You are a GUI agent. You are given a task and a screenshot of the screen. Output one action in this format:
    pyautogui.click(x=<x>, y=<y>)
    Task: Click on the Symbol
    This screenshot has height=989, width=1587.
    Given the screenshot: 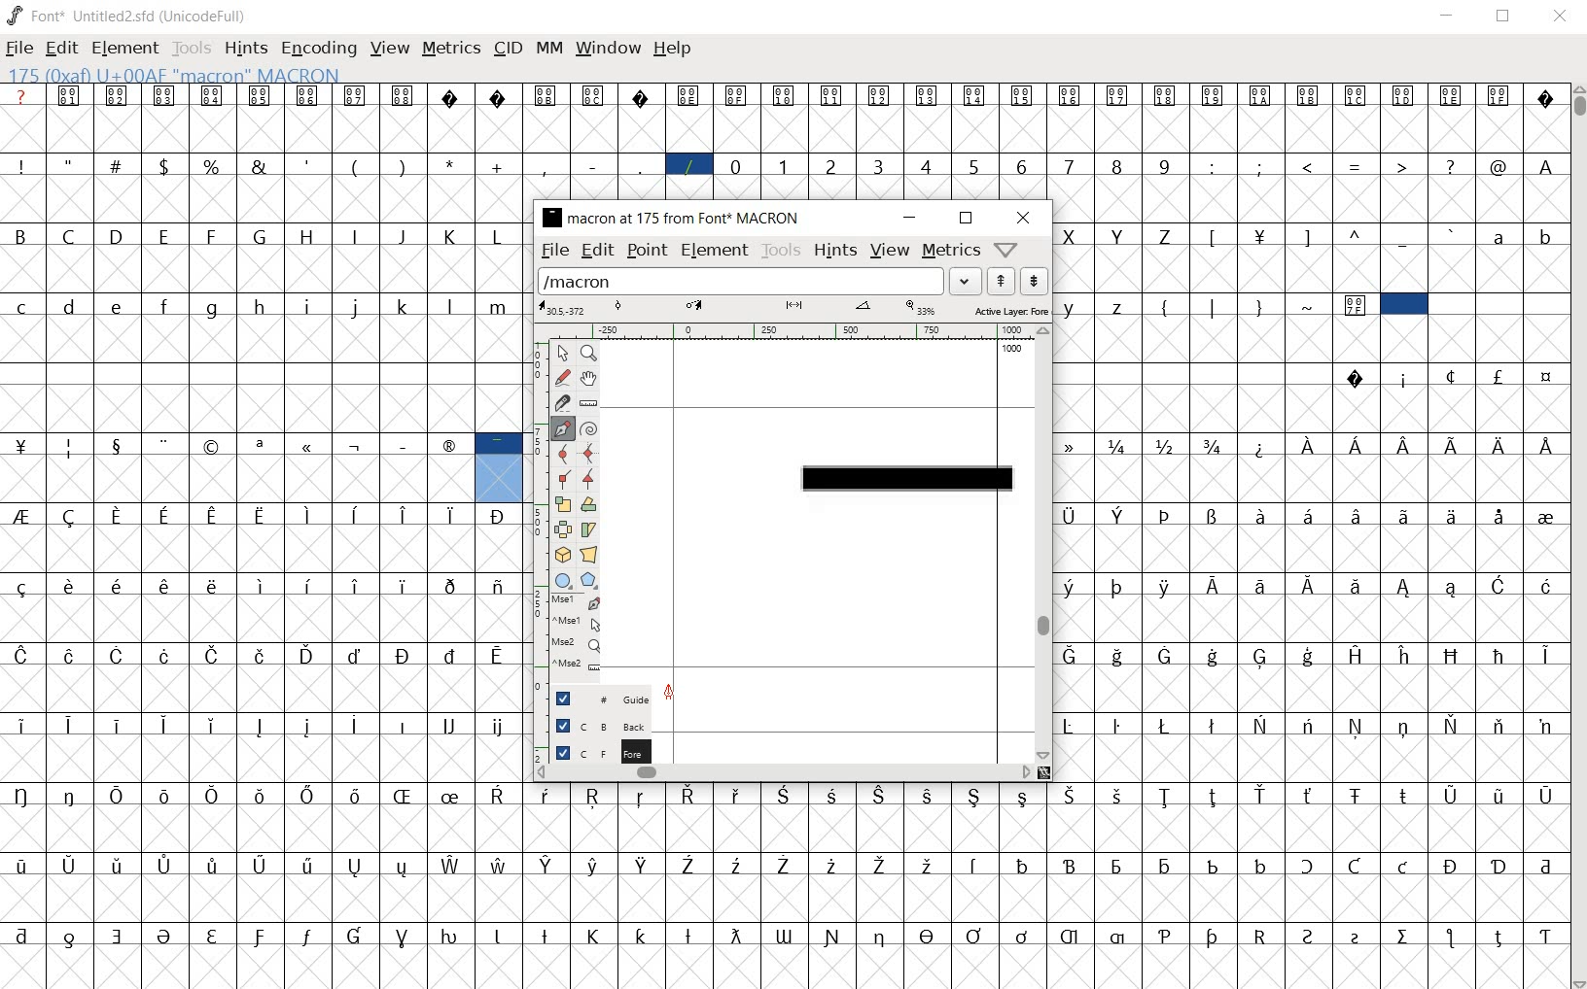 What is the action you would take?
    pyautogui.click(x=1022, y=864)
    